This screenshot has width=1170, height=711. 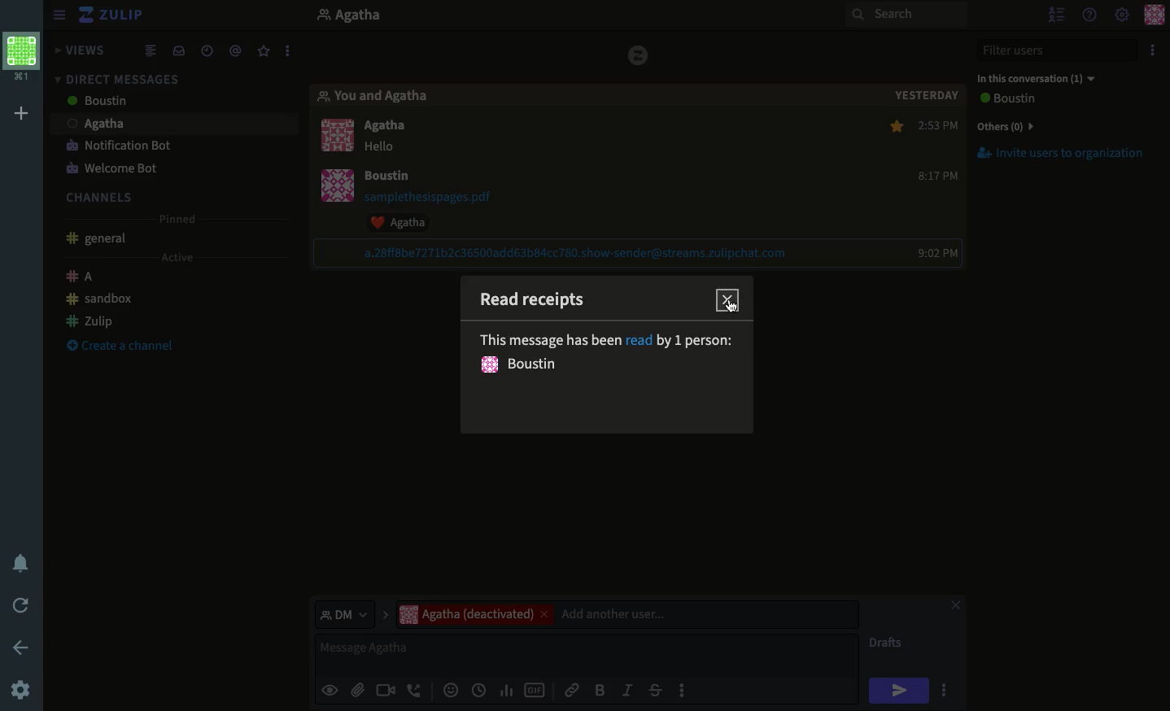 I want to click on Profile, so click(x=342, y=166).